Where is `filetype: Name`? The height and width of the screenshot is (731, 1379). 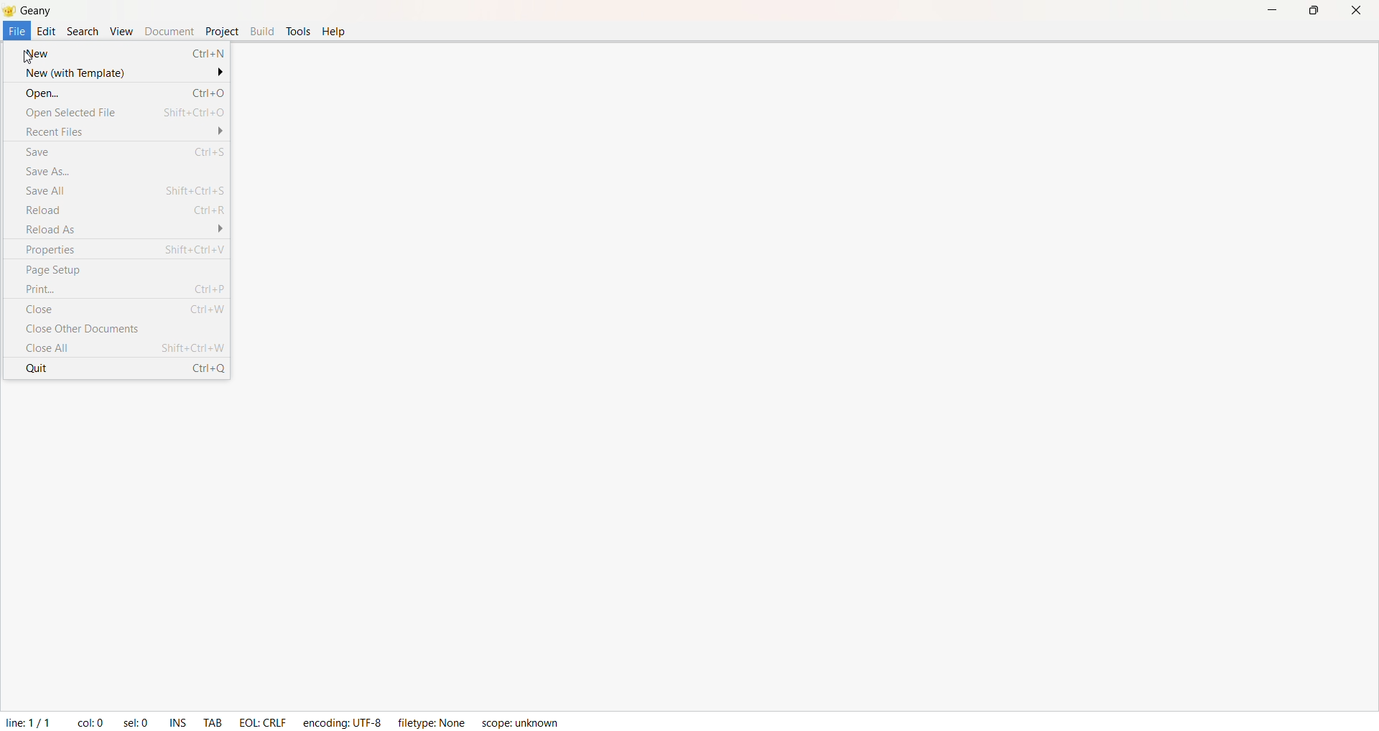
filetype: Name is located at coordinates (433, 722).